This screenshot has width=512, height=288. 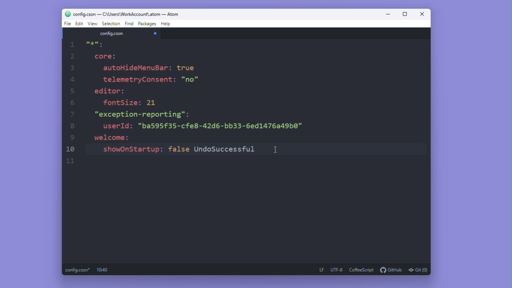 What do you see at coordinates (77, 270) in the screenshot?
I see `config.cson` at bounding box center [77, 270].